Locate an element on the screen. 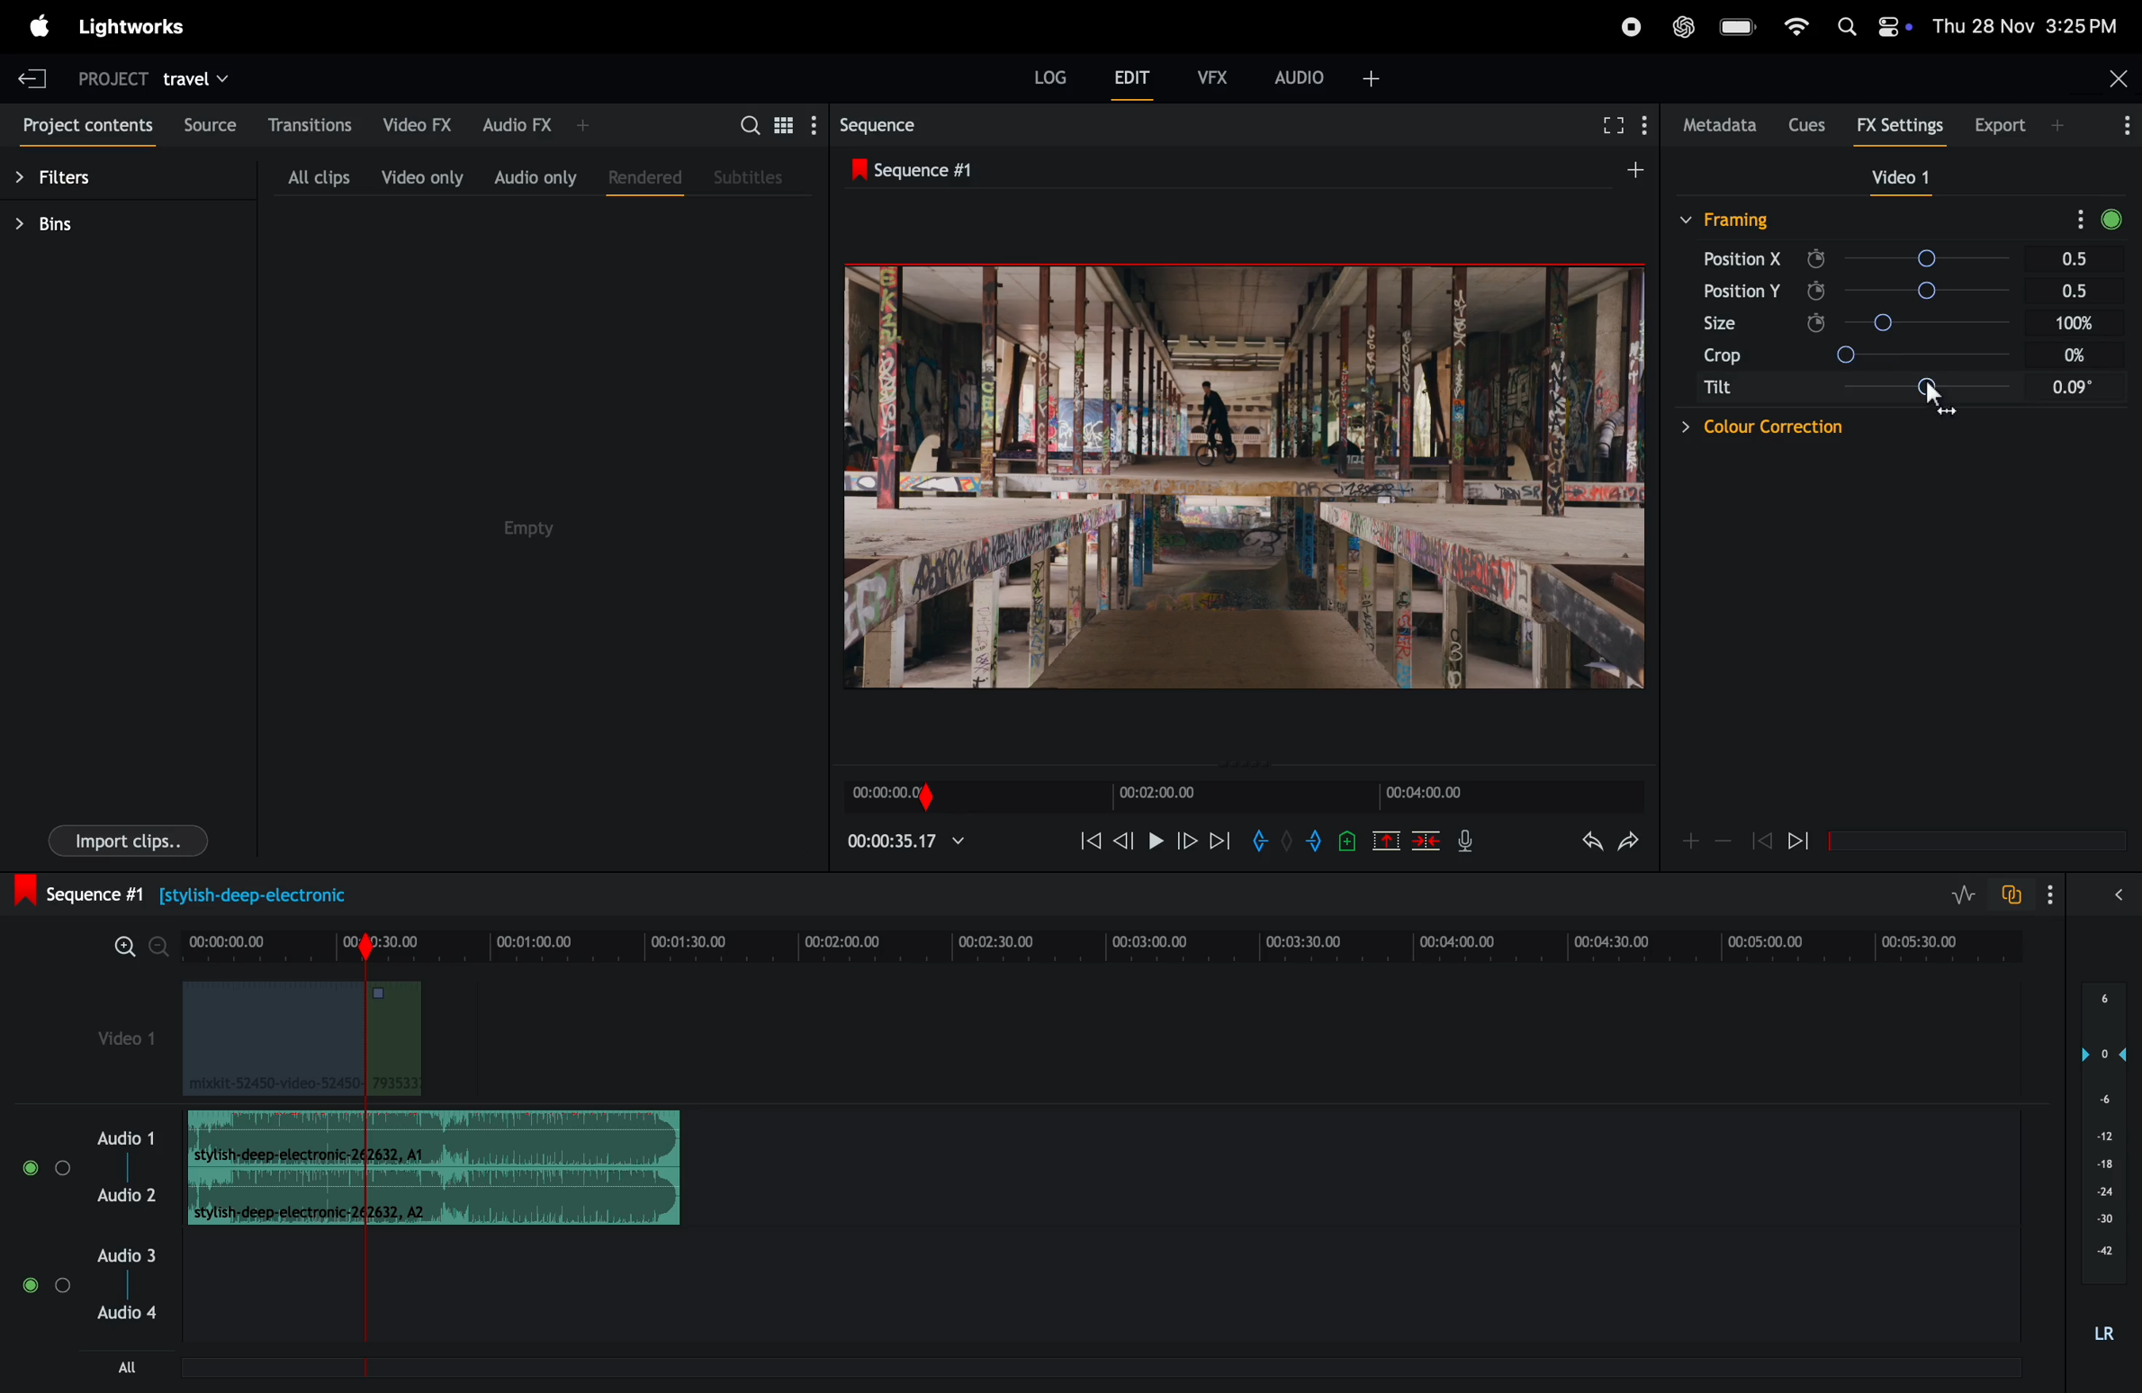 This screenshot has height=1393, width=2142. remove marked section is located at coordinates (1388, 839).